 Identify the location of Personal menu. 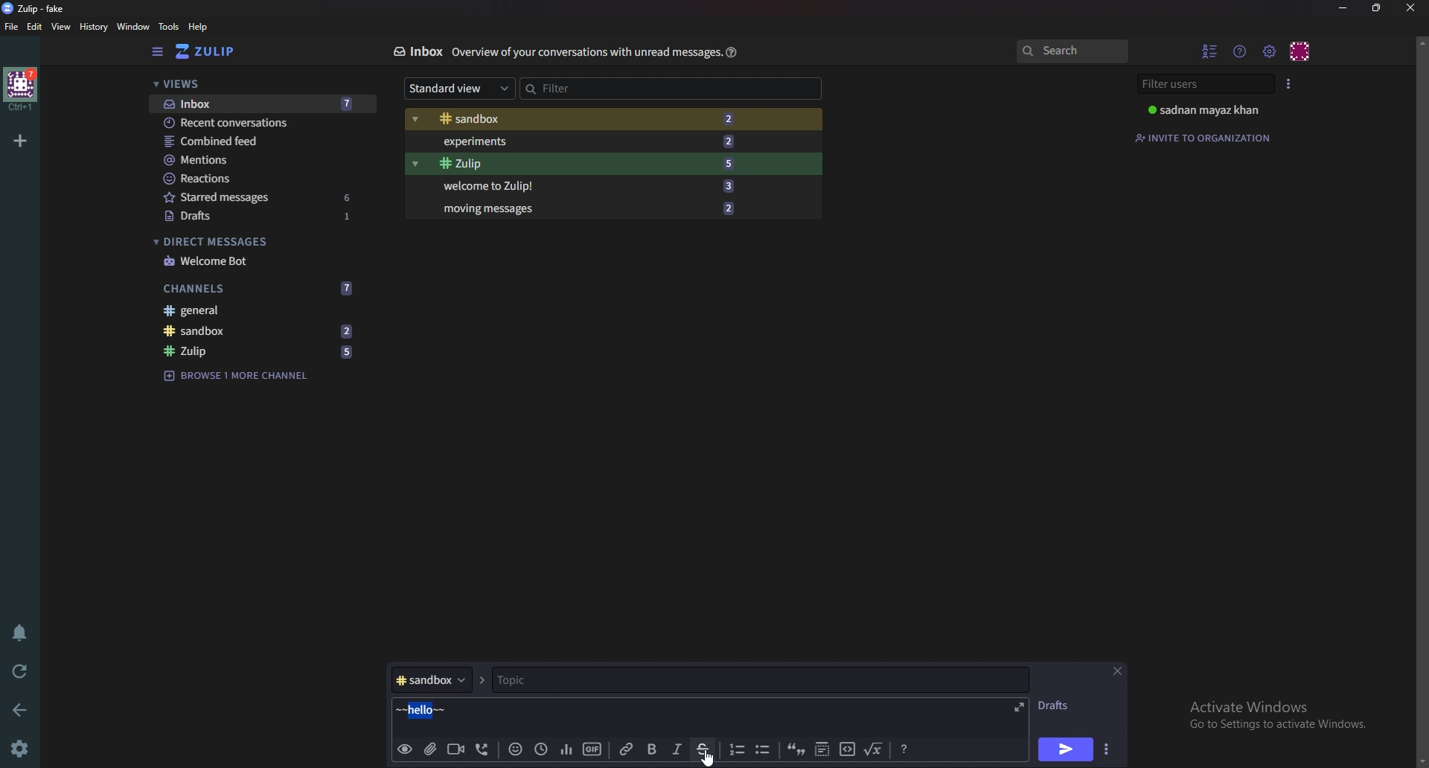
(1300, 51).